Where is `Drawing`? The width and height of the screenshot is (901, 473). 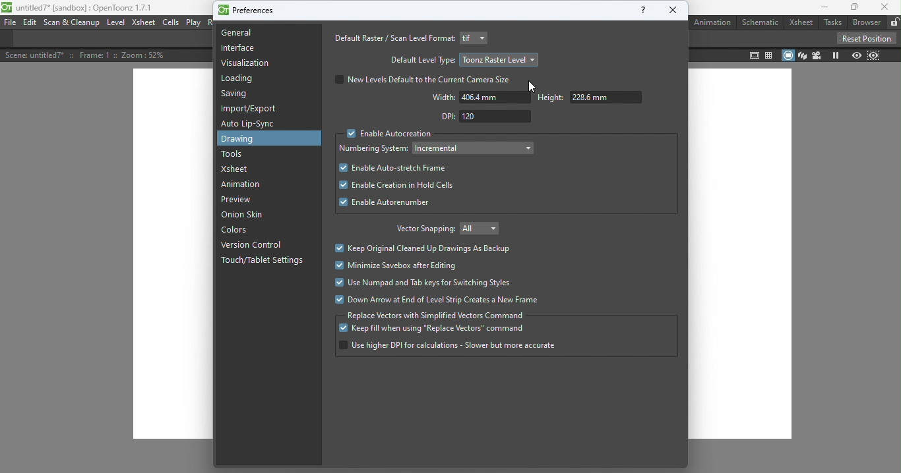 Drawing is located at coordinates (255, 140).